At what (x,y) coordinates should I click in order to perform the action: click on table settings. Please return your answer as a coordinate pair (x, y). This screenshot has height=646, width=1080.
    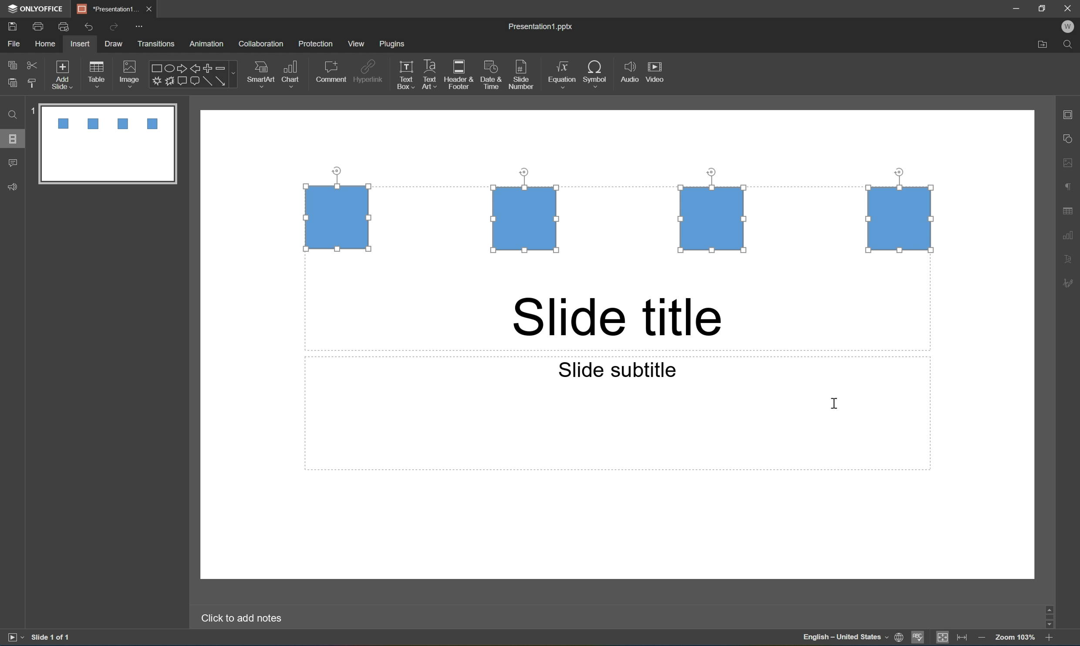
    Looking at the image, I should click on (1069, 209).